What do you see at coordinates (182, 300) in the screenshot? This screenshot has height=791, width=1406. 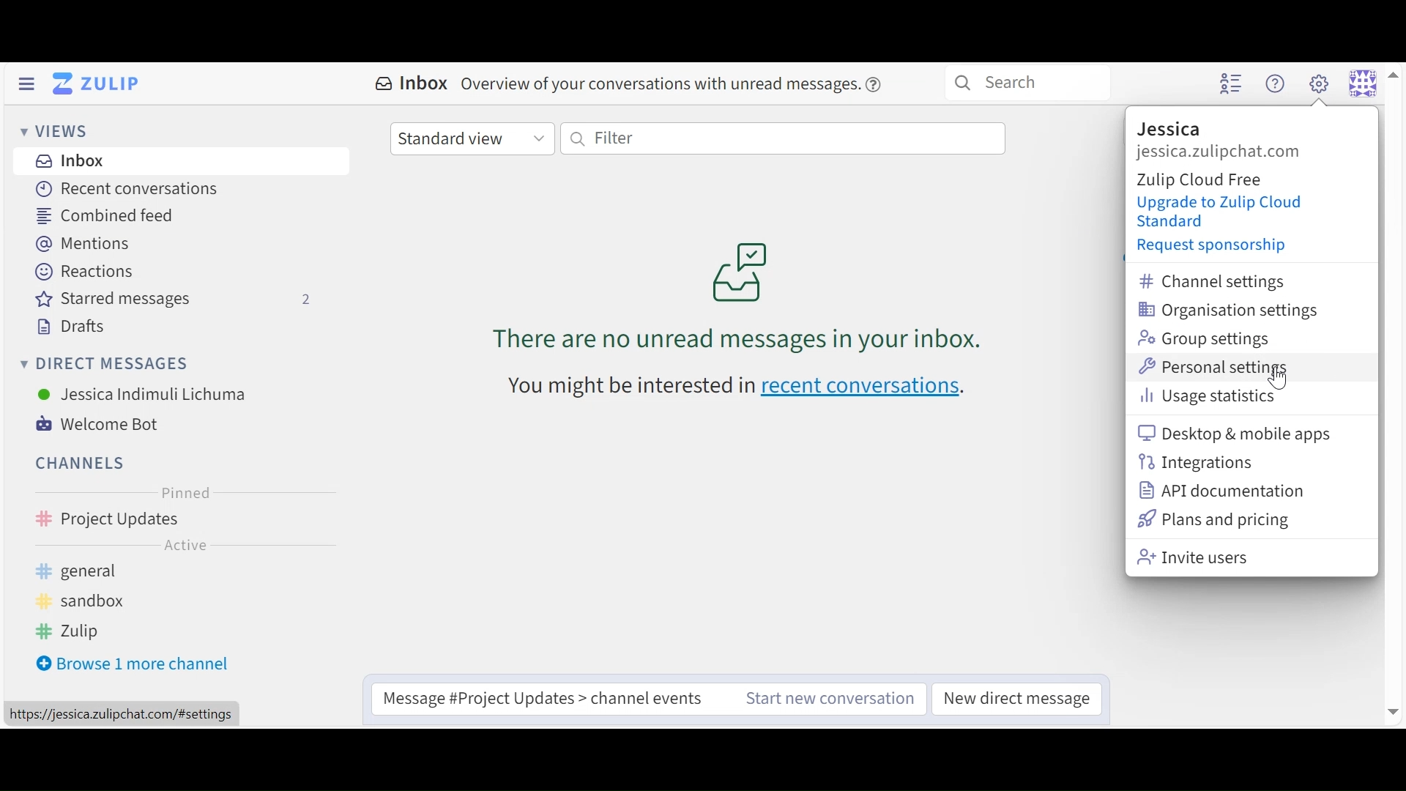 I see `Starred messages` at bounding box center [182, 300].